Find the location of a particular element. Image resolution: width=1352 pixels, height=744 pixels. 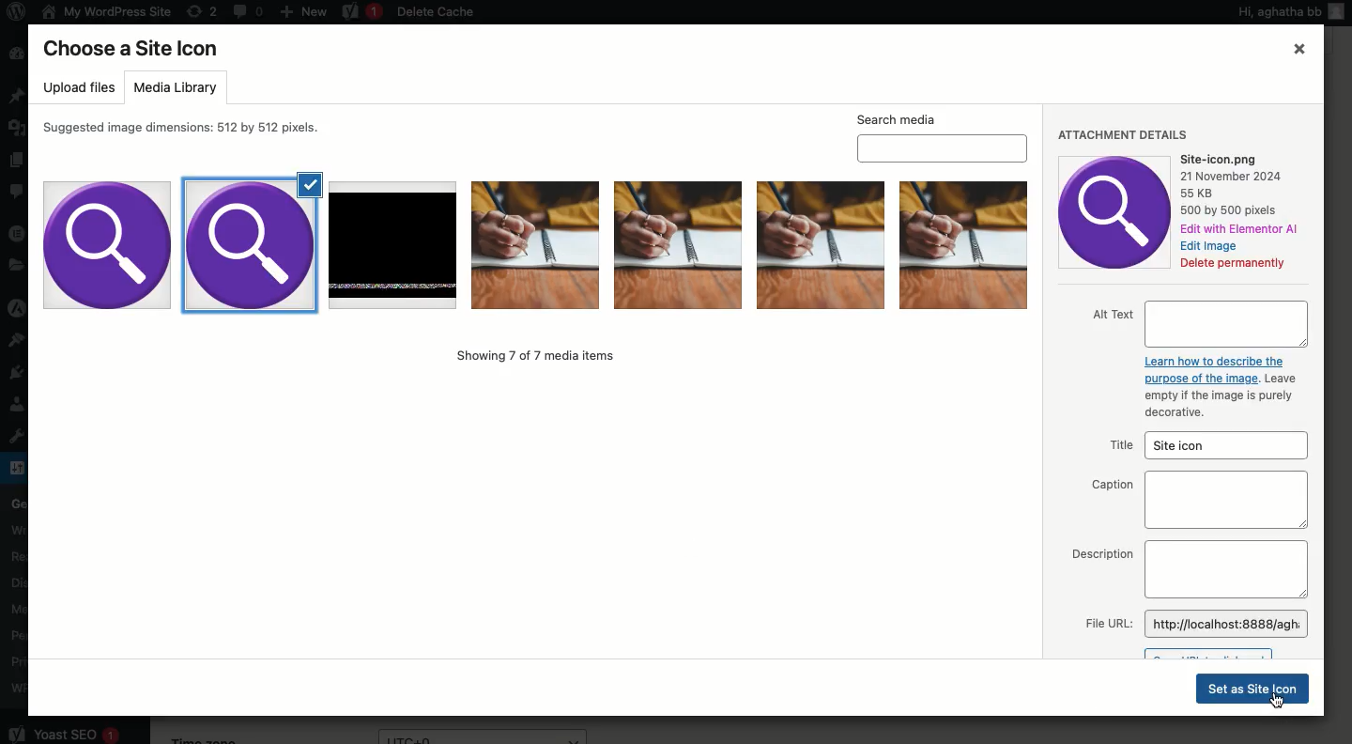

Plugins 2 is located at coordinates (23, 378).